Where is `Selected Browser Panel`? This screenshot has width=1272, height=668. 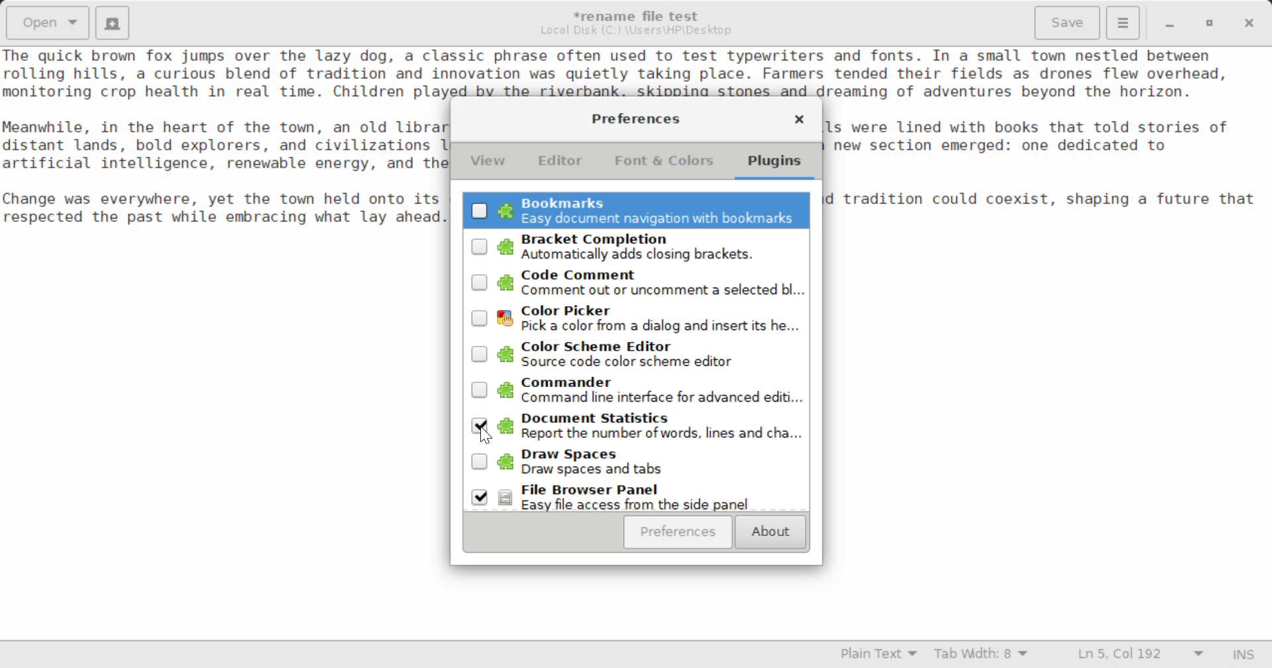
Selected Browser Panel is located at coordinates (637, 496).